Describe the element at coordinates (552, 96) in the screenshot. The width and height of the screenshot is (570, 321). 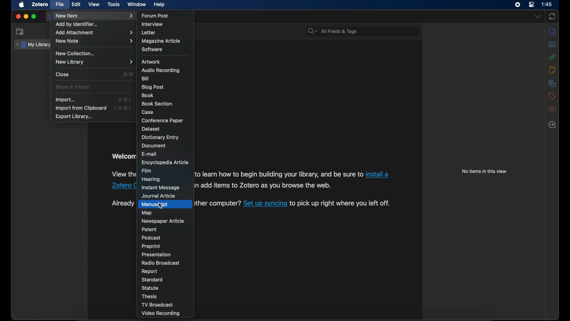
I see `tags` at that location.